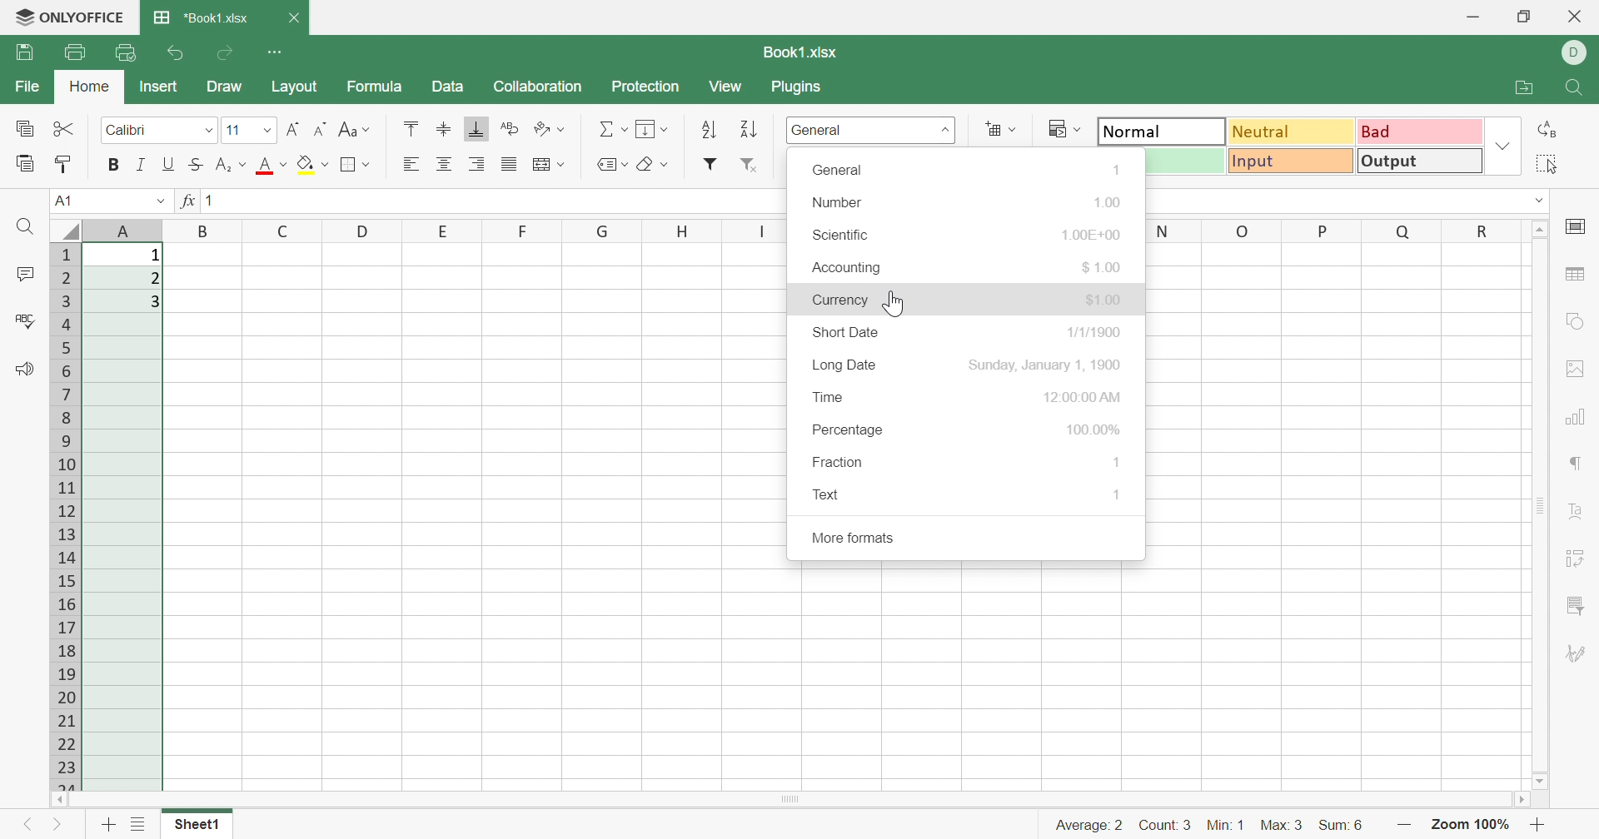 This screenshot has height=839, width=1599. I want to click on Scroll bar, so click(1540, 505).